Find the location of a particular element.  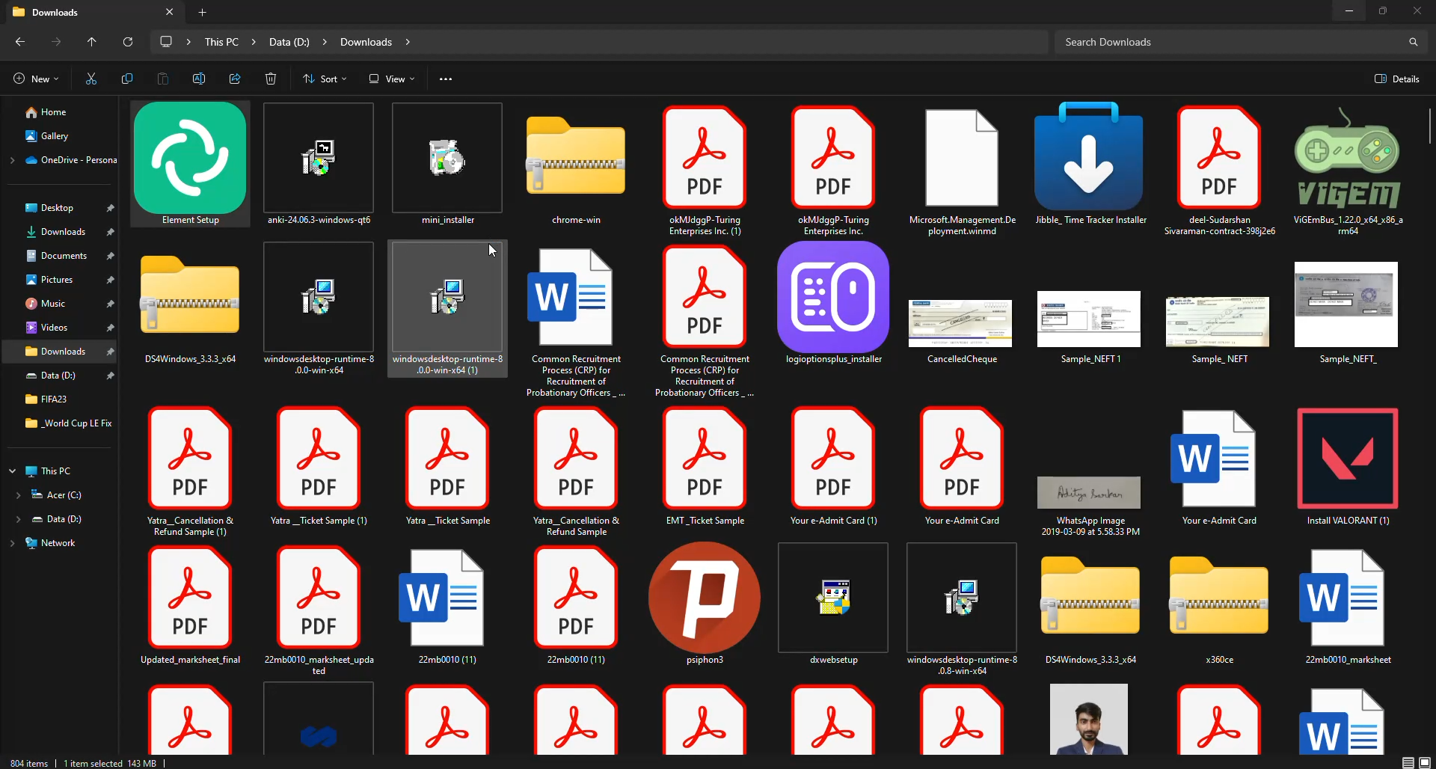

file is located at coordinates (834, 466).